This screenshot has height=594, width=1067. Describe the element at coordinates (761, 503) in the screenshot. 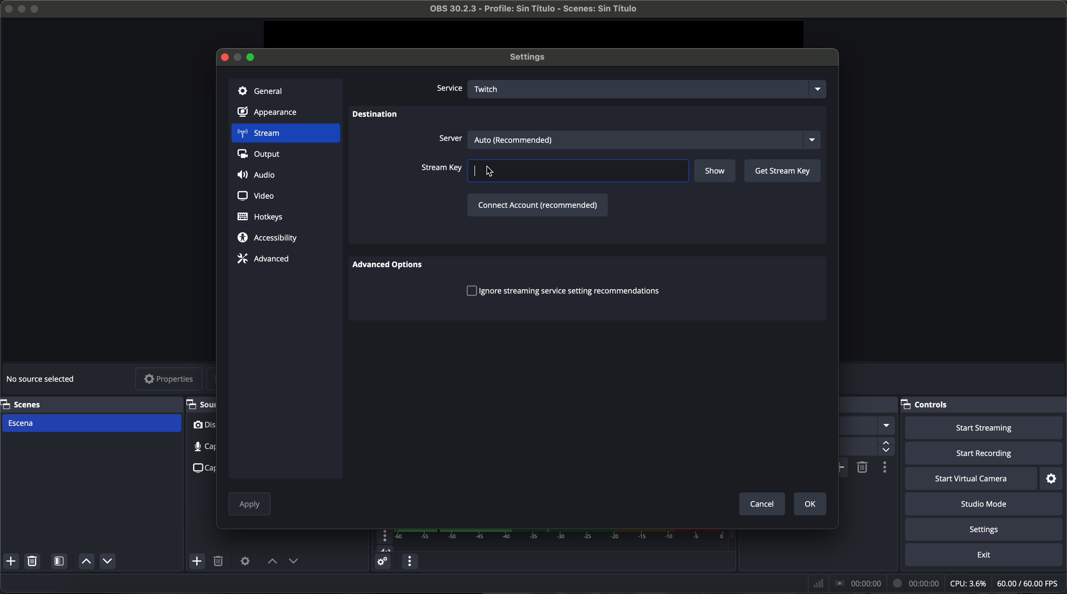

I see `cancel` at that location.